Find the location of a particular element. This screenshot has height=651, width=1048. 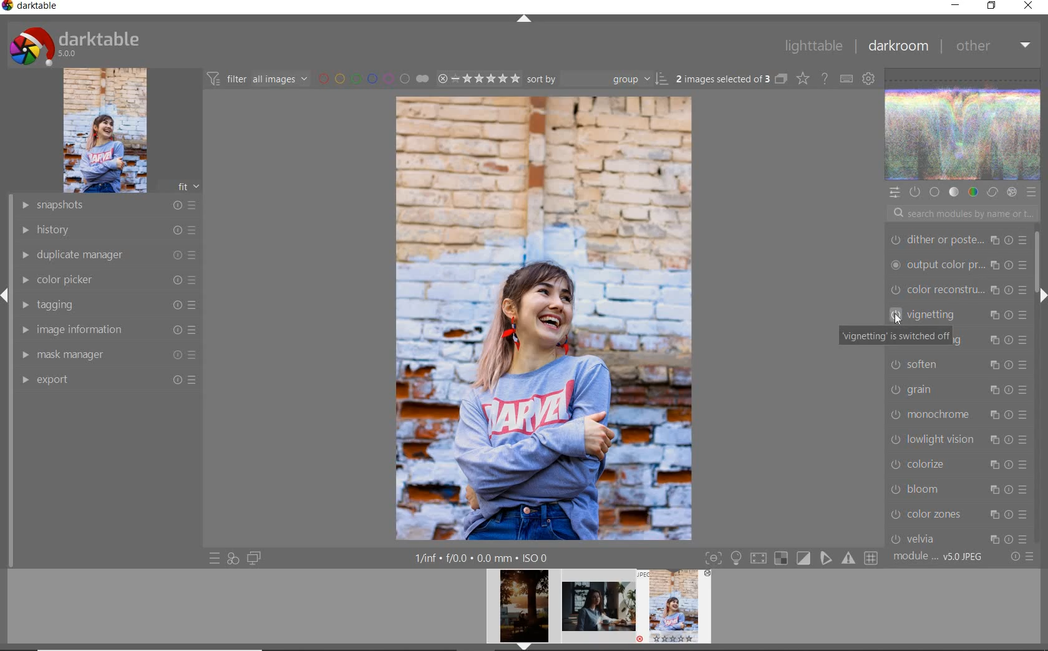

RSTORE is located at coordinates (989, 6).